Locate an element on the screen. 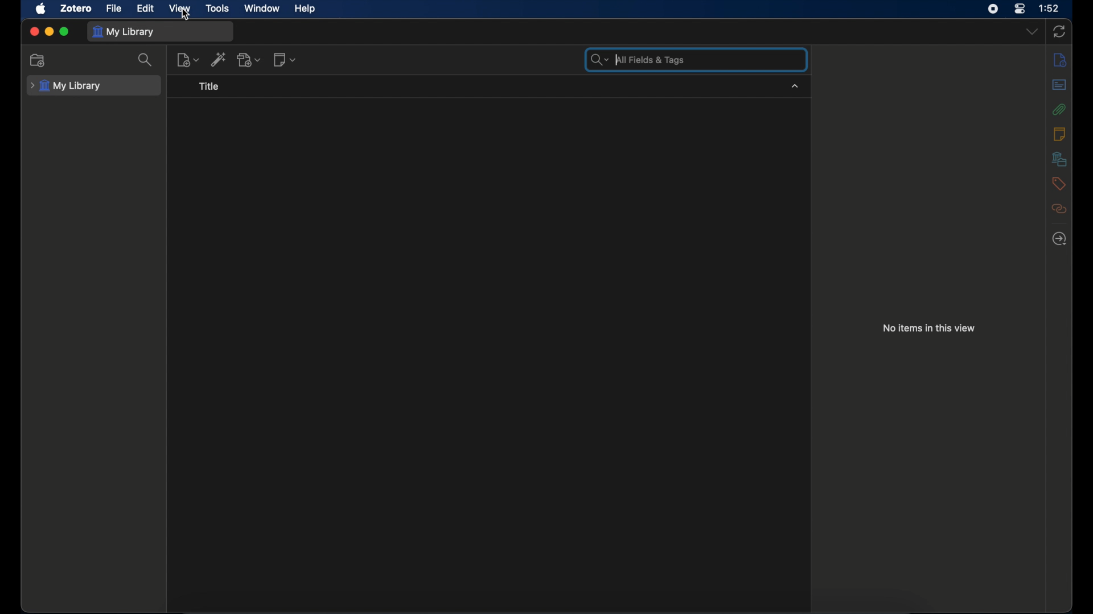 The width and height of the screenshot is (1093, 614). attachments is located at coordinates (1059, 109).